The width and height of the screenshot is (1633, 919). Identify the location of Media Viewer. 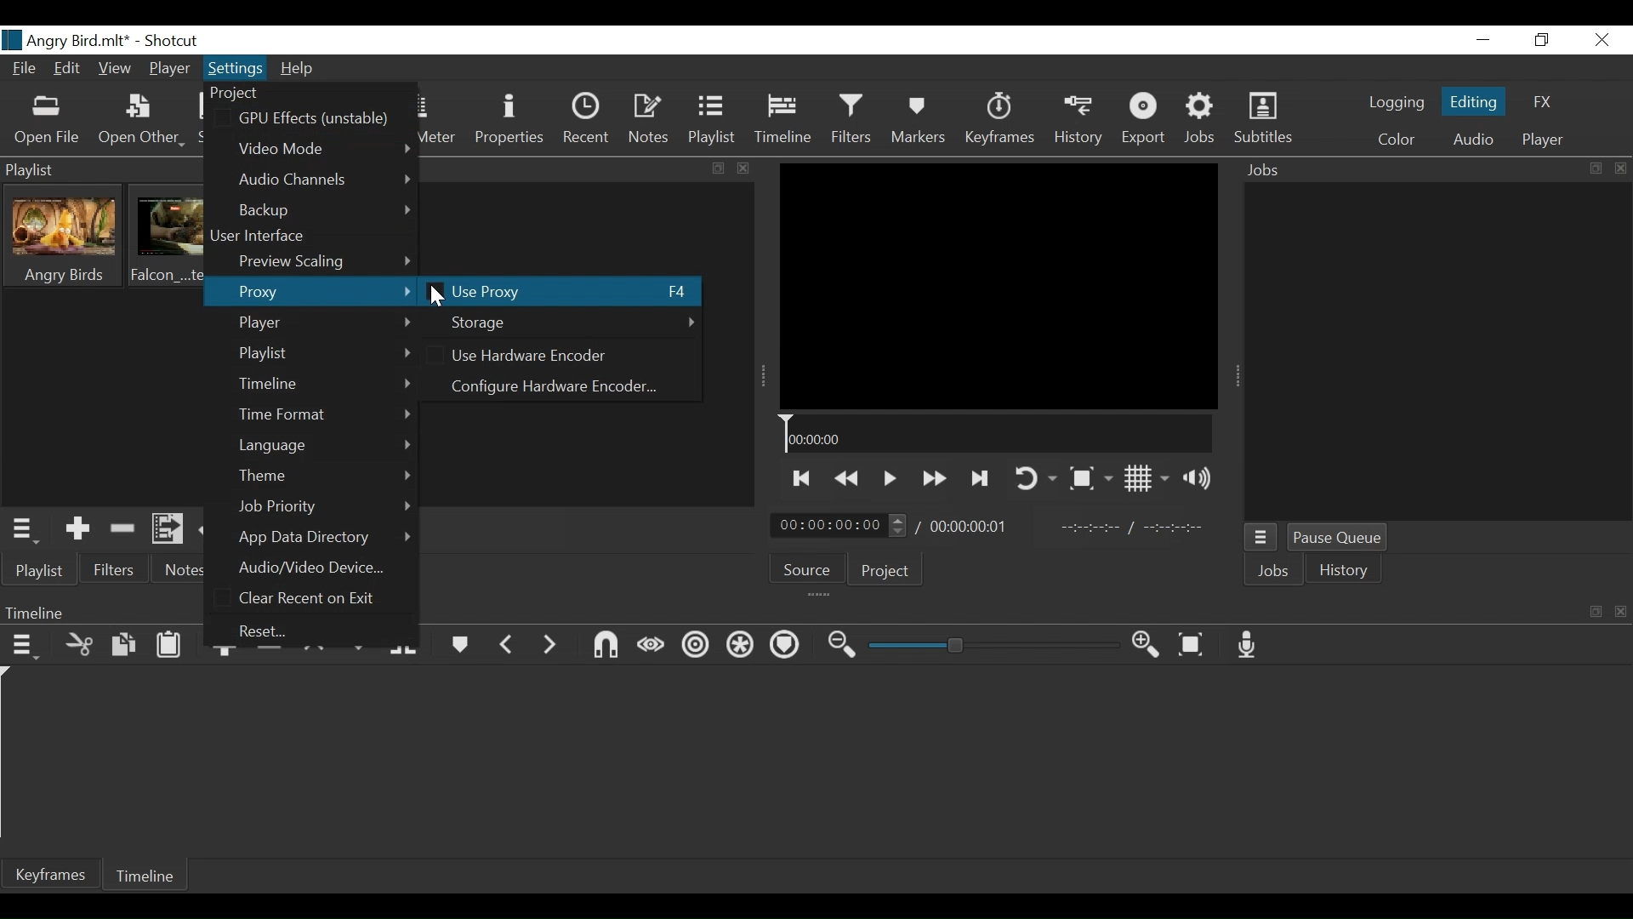
(998, 286).